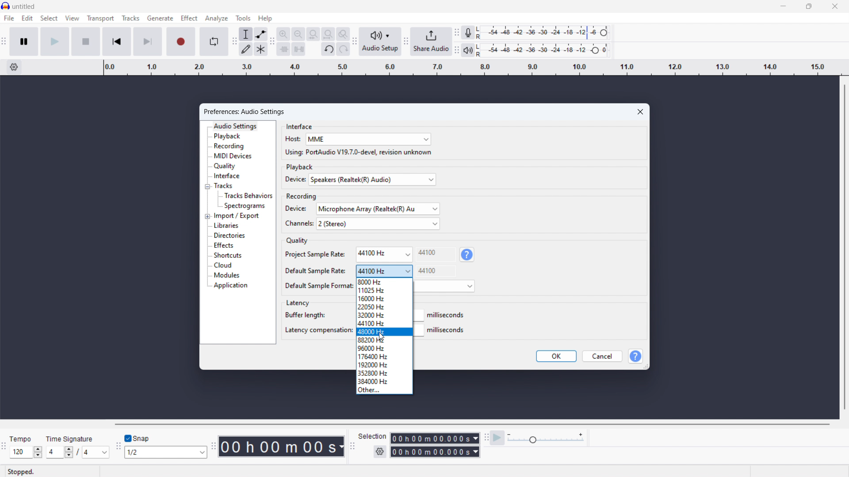 The image size is (849, 477). What do you see at coordinates (296, 241) in the screenshot?
I see `quality` at bounding box center [296, 241].